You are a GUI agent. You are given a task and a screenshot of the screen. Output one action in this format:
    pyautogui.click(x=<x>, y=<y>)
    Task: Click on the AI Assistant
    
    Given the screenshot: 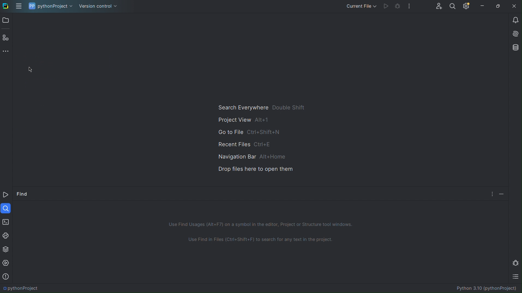 What is the action you would take?
    pyautogui.click(x=514, y=34)
    